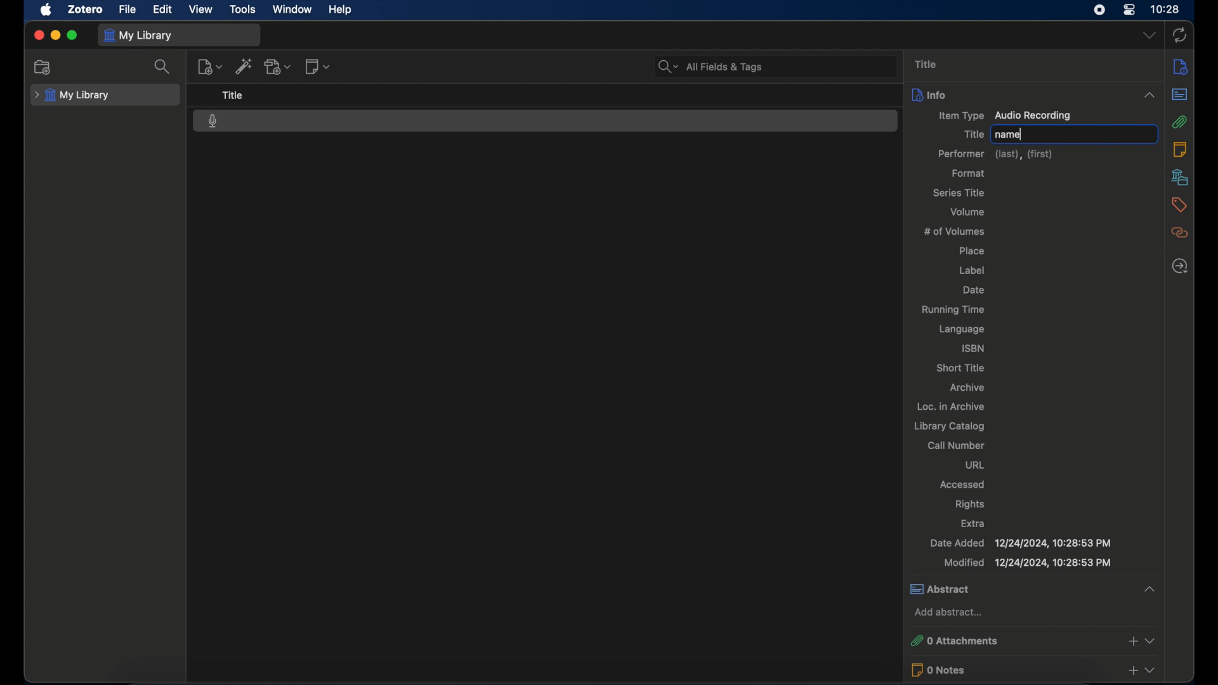 The image size is (1218, 685). I want to click on add abstract, so click(947, 612).